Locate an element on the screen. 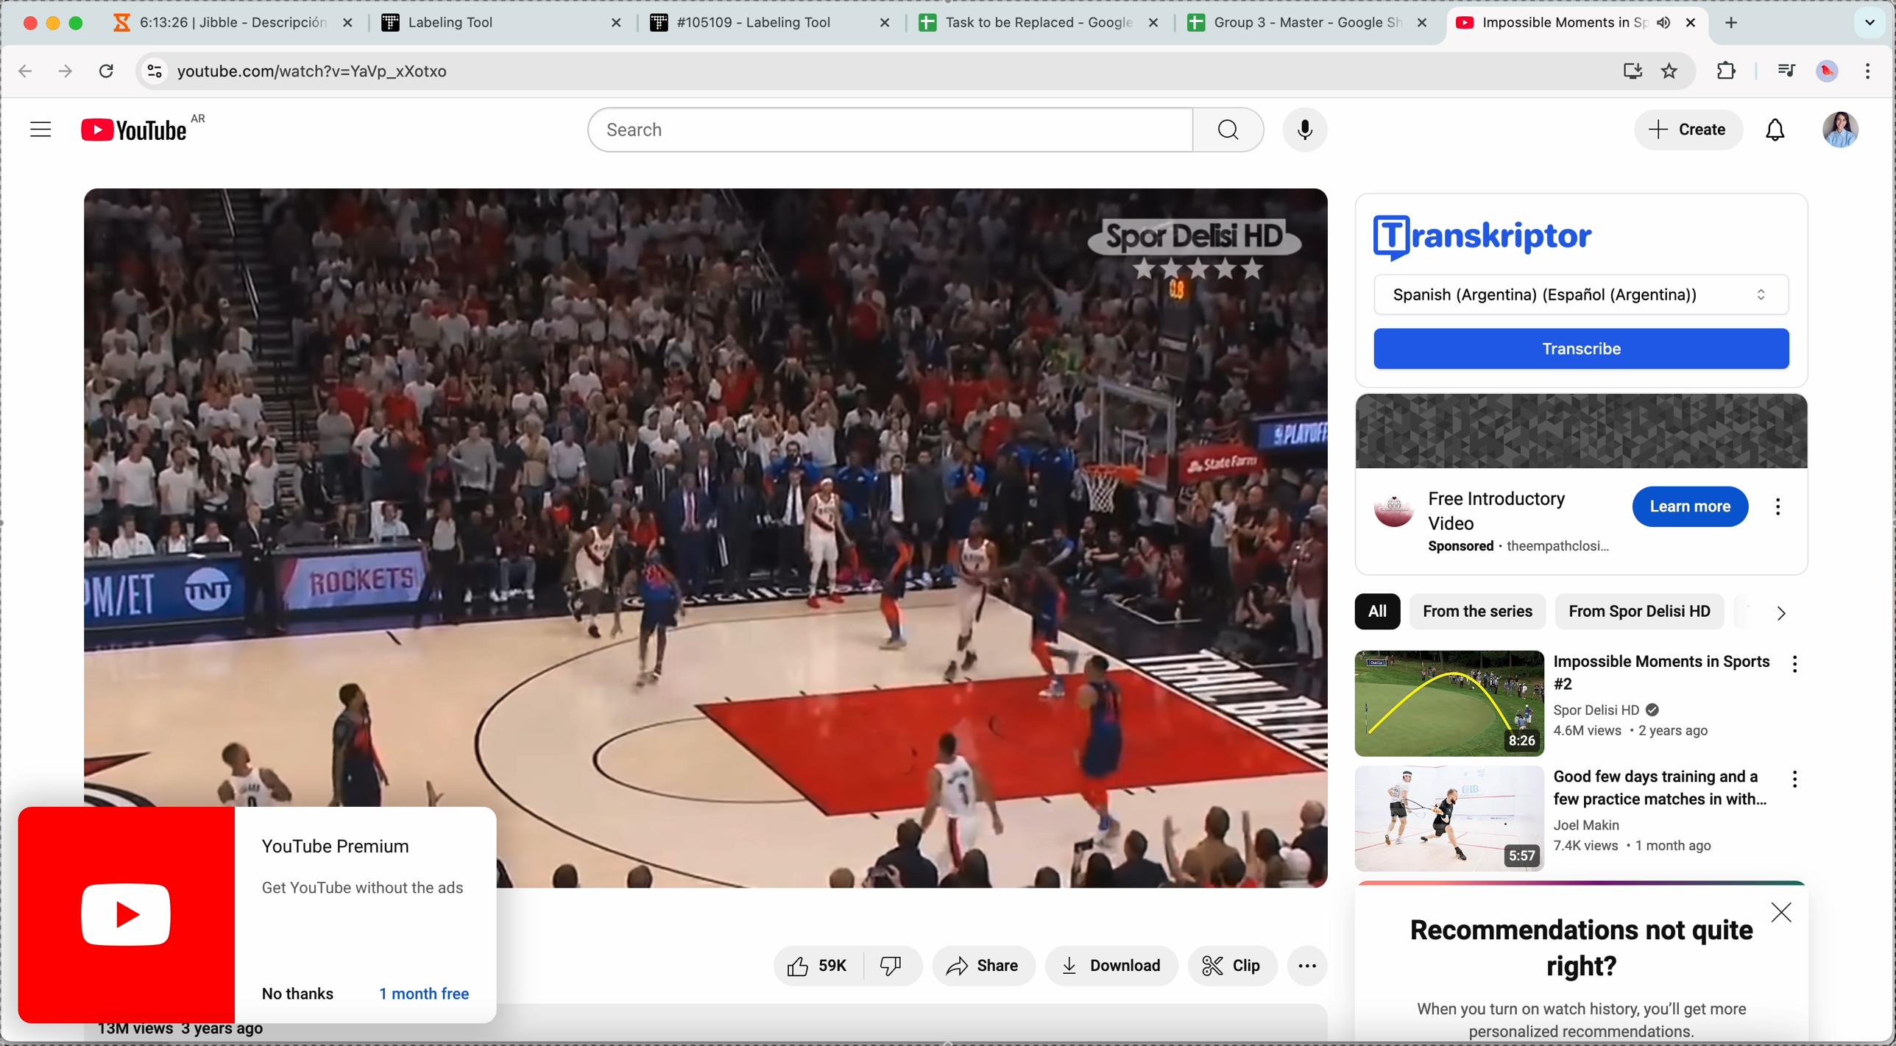 The image size is (1896, 1046). video is located at coordinates (1554, 702).